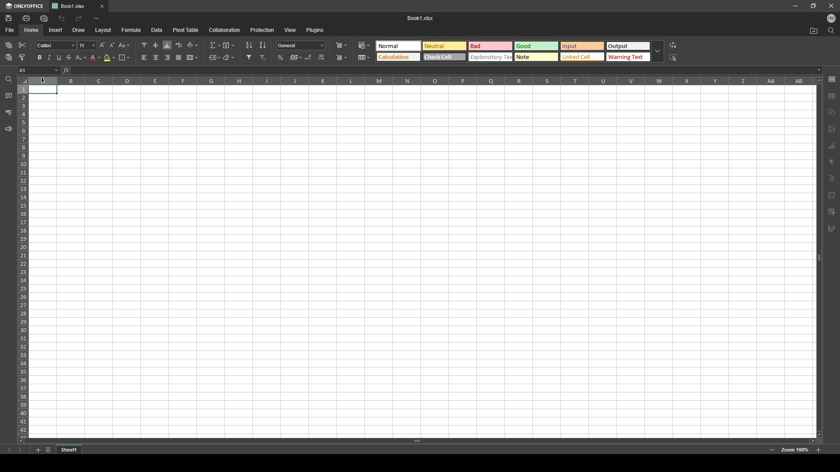  Describe the element at coordinates (110, 58) in the screenshot. I see `fill color` at that location.